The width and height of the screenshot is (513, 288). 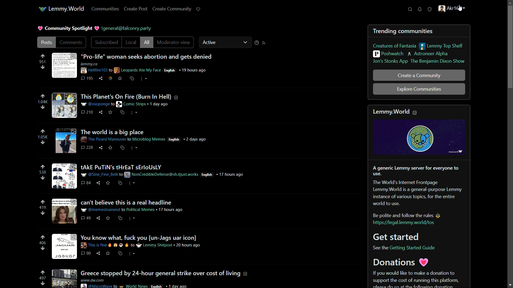 What do you see at coordinates (46, 42) in the screenshot?
I see `posts` at bounding box center [46, 42].